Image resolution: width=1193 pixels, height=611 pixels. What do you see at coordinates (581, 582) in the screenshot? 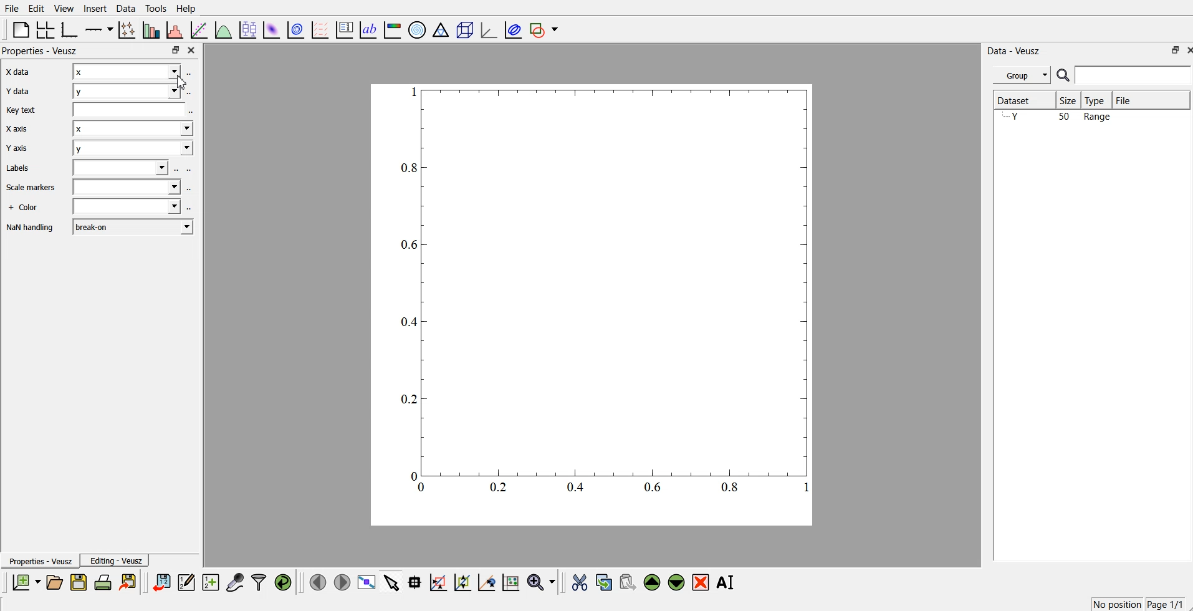
I see `cut the selected widgets` at bounding box center [581, 582].